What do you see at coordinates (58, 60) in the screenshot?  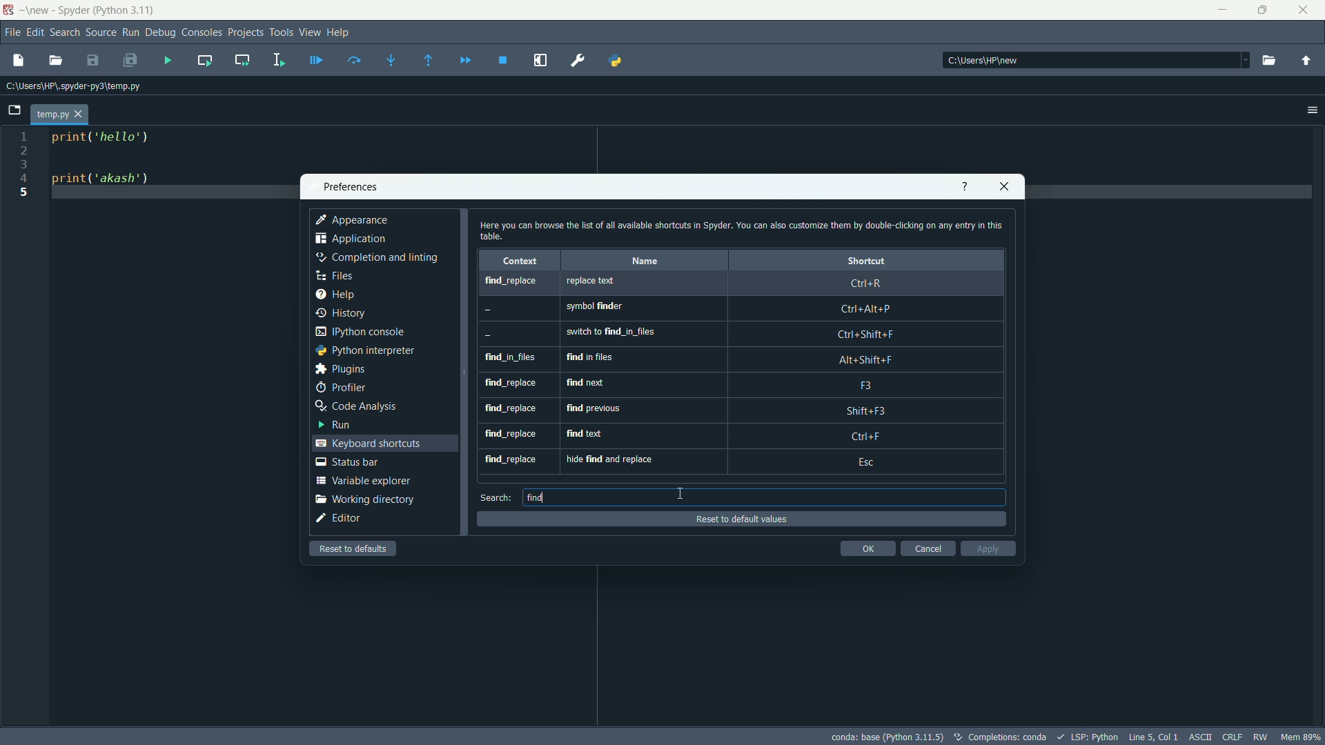 I see `open file` at bounding box center [58, 60].